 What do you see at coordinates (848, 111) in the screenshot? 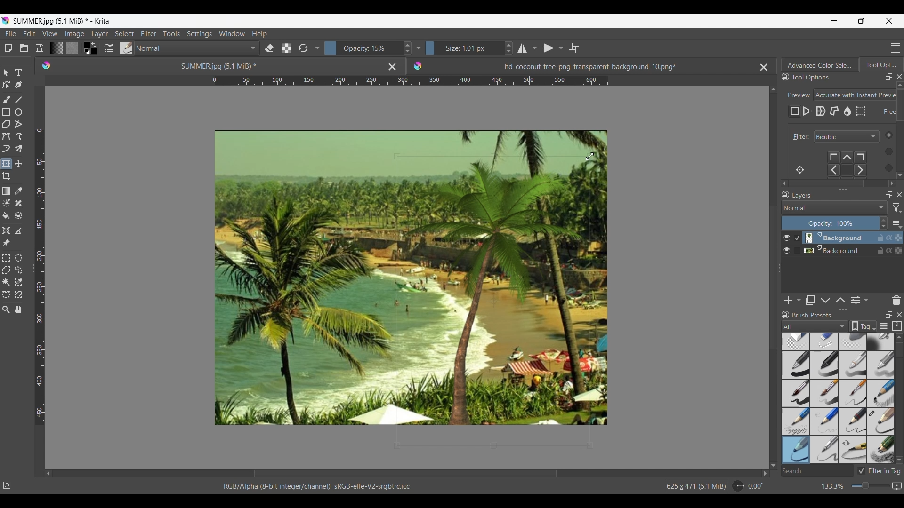
I see `Liquify` at bounding box center [848, 111].